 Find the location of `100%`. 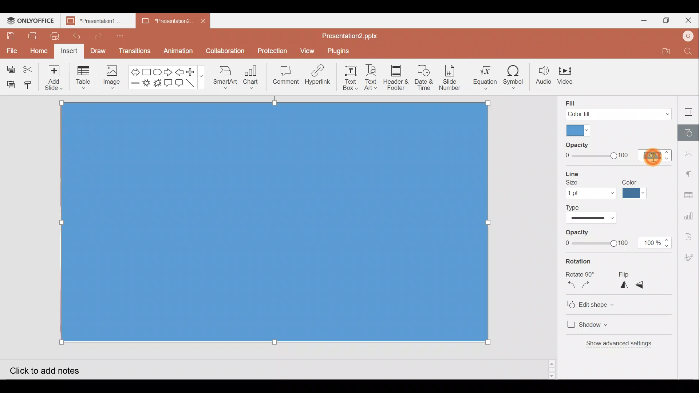

100% is located at coordinates (655, 244).